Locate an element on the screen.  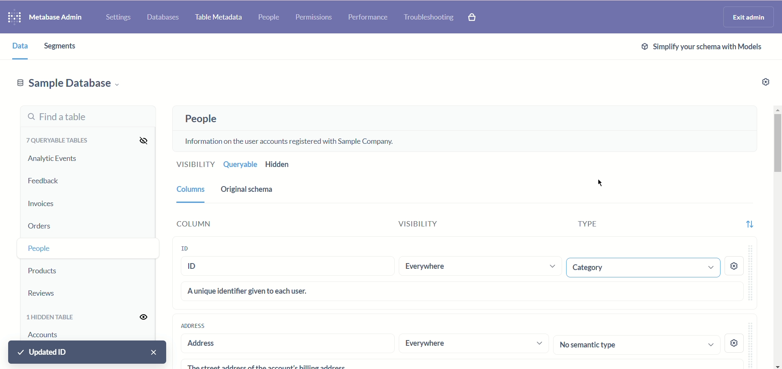
Feedback is located at coordinates (45, 181).